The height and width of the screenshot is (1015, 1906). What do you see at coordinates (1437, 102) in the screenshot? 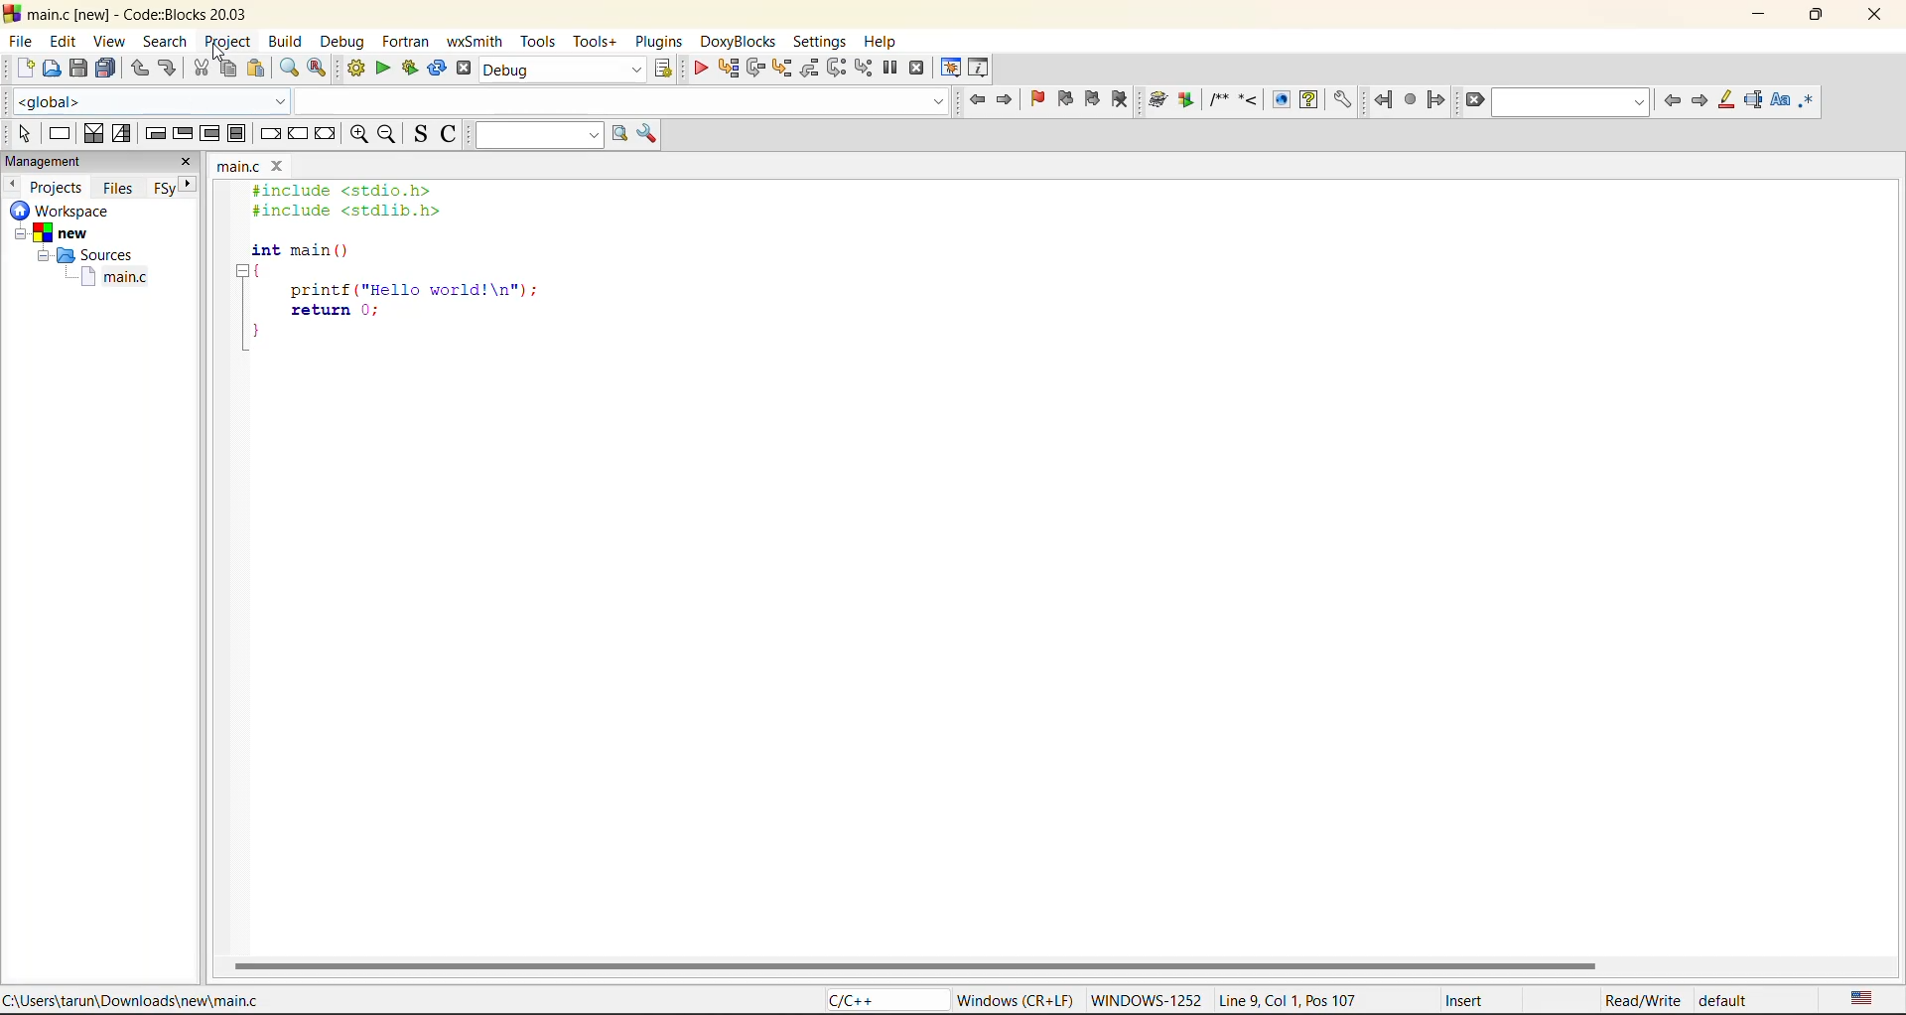
I see `jump forward` at bounding box center [1437, 102].